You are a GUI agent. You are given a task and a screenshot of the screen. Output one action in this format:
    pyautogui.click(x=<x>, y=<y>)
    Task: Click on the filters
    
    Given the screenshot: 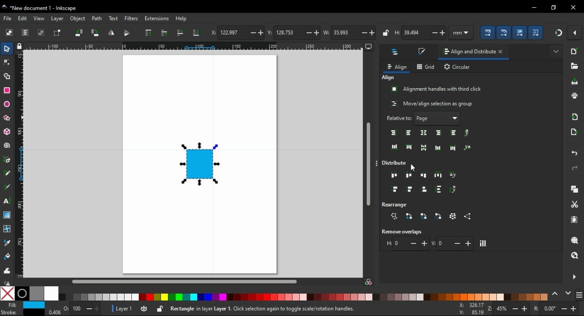 What is the action you would take?
    pyautogui.click(x=131, y=18)
    